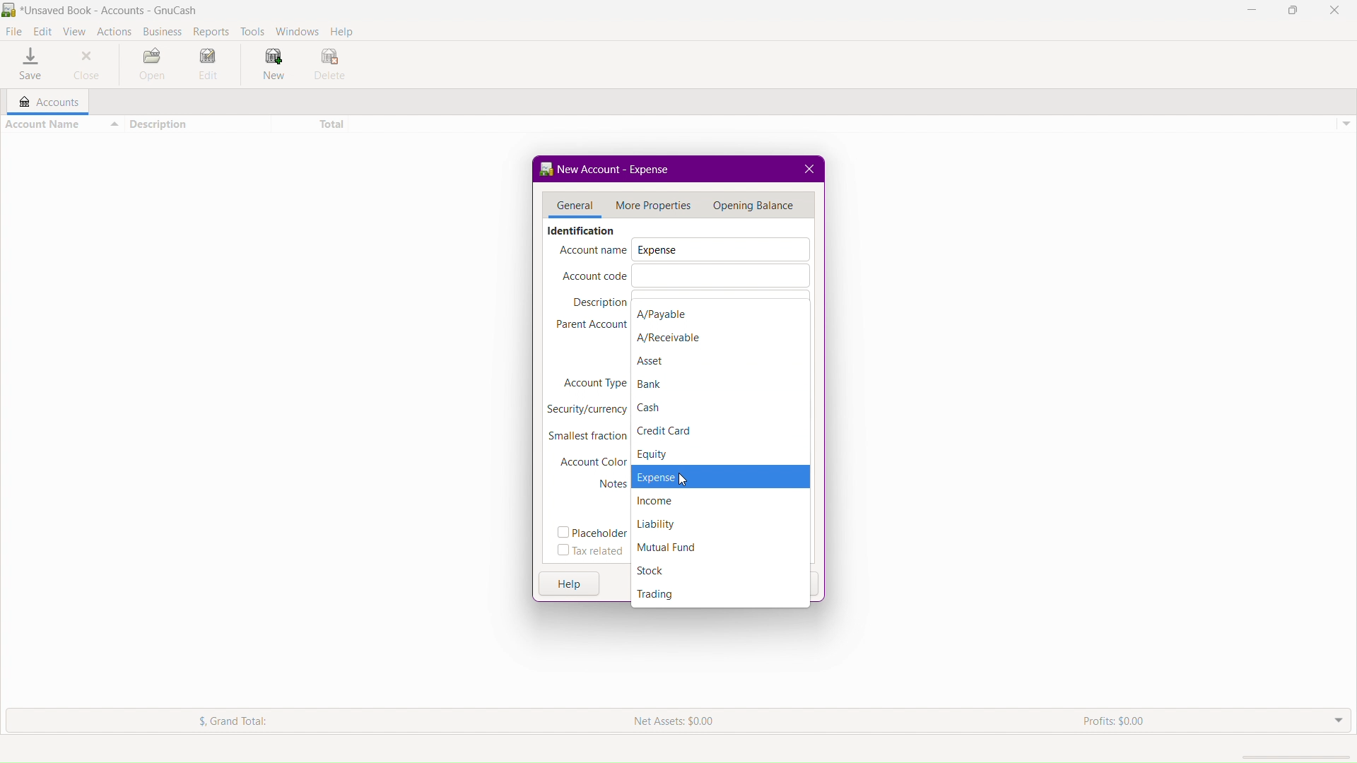 Image resolution: width=1357 pixels, height=763 pixels. Describe the element at coordinates (756, 203) in the screenshot. I see `` at that location.